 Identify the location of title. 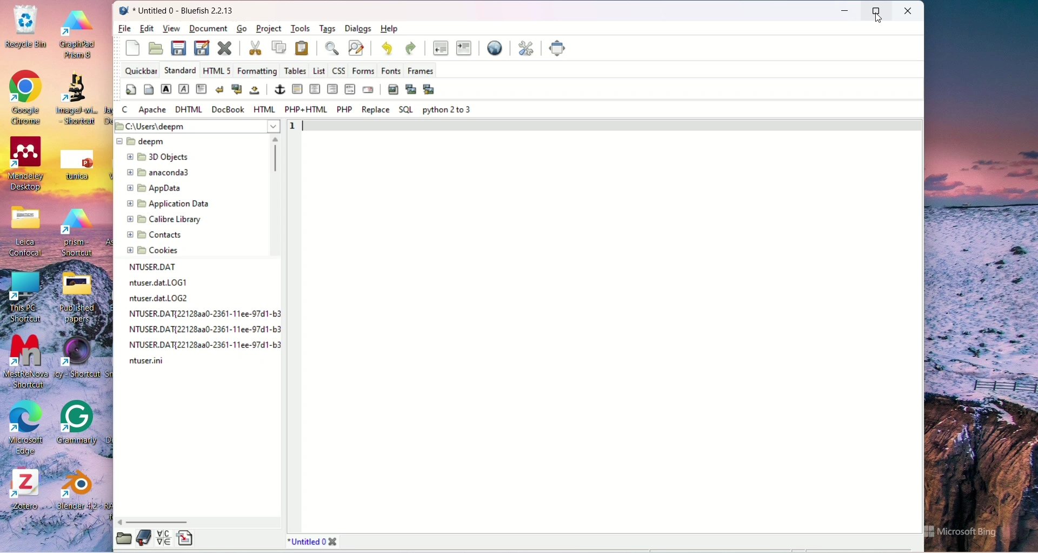
(188, 9).